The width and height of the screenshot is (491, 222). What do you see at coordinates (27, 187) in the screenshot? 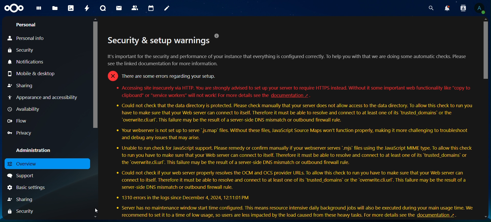
I see `basic settings` at bounding box center [27, 187].